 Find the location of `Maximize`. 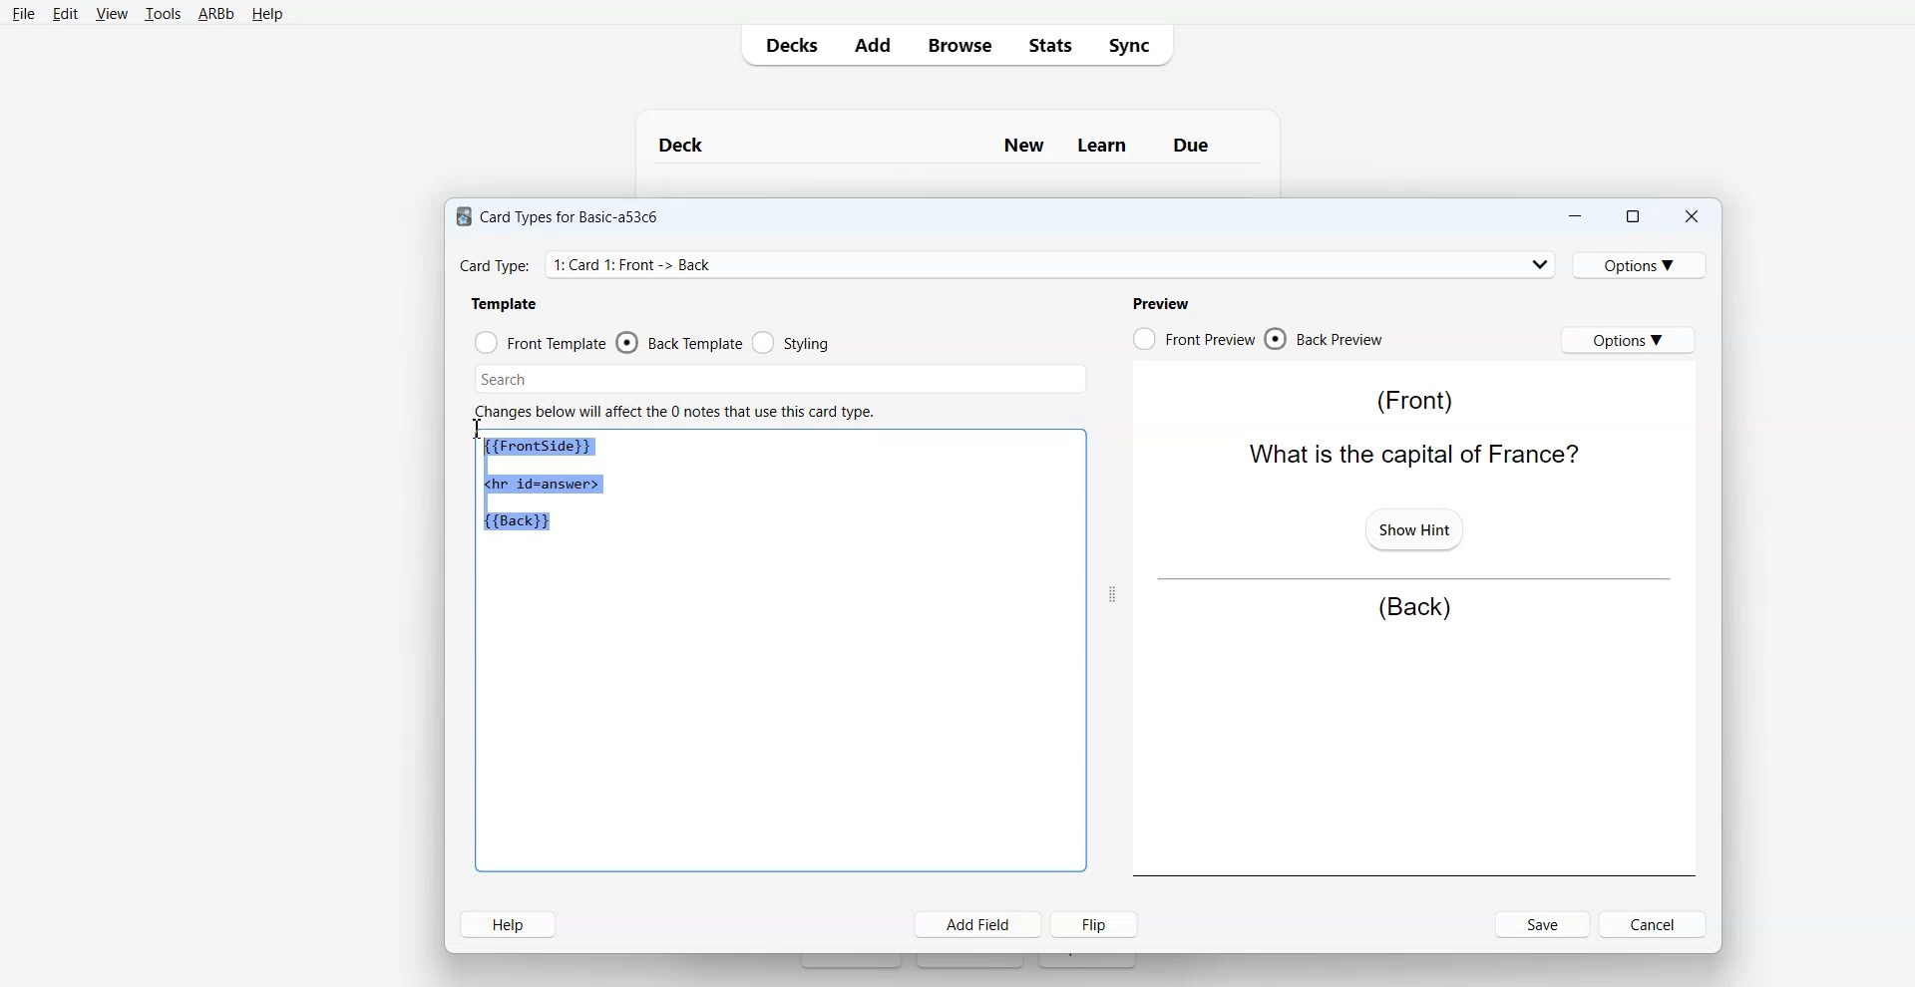

Maximize is located at coordinates (1631, 216).